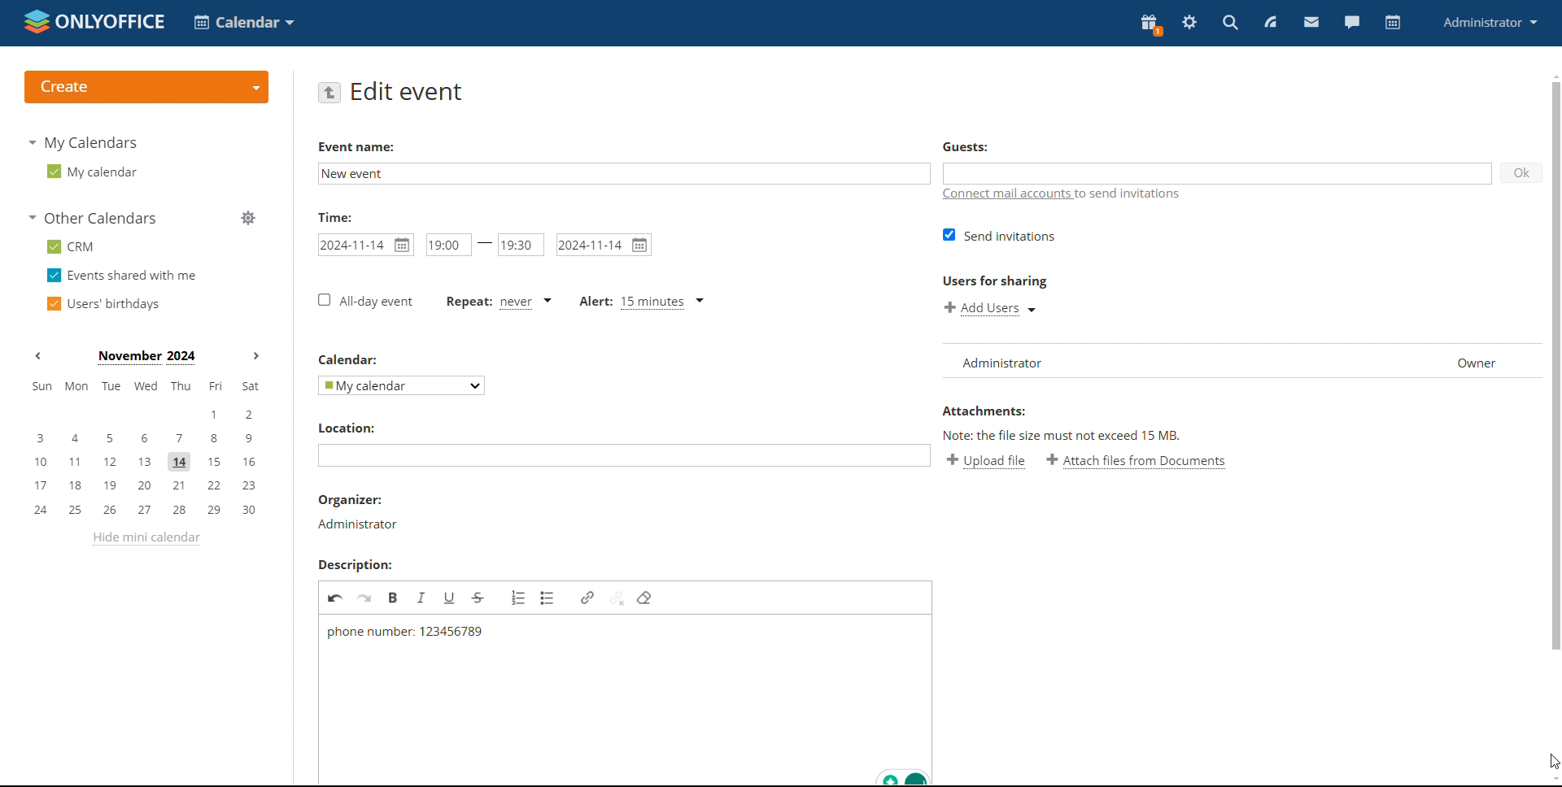 This screenshot has width=1562, height=787. Describe the element at coordinates (81, 141) in the screenshot. I see `my calendars` at that location.